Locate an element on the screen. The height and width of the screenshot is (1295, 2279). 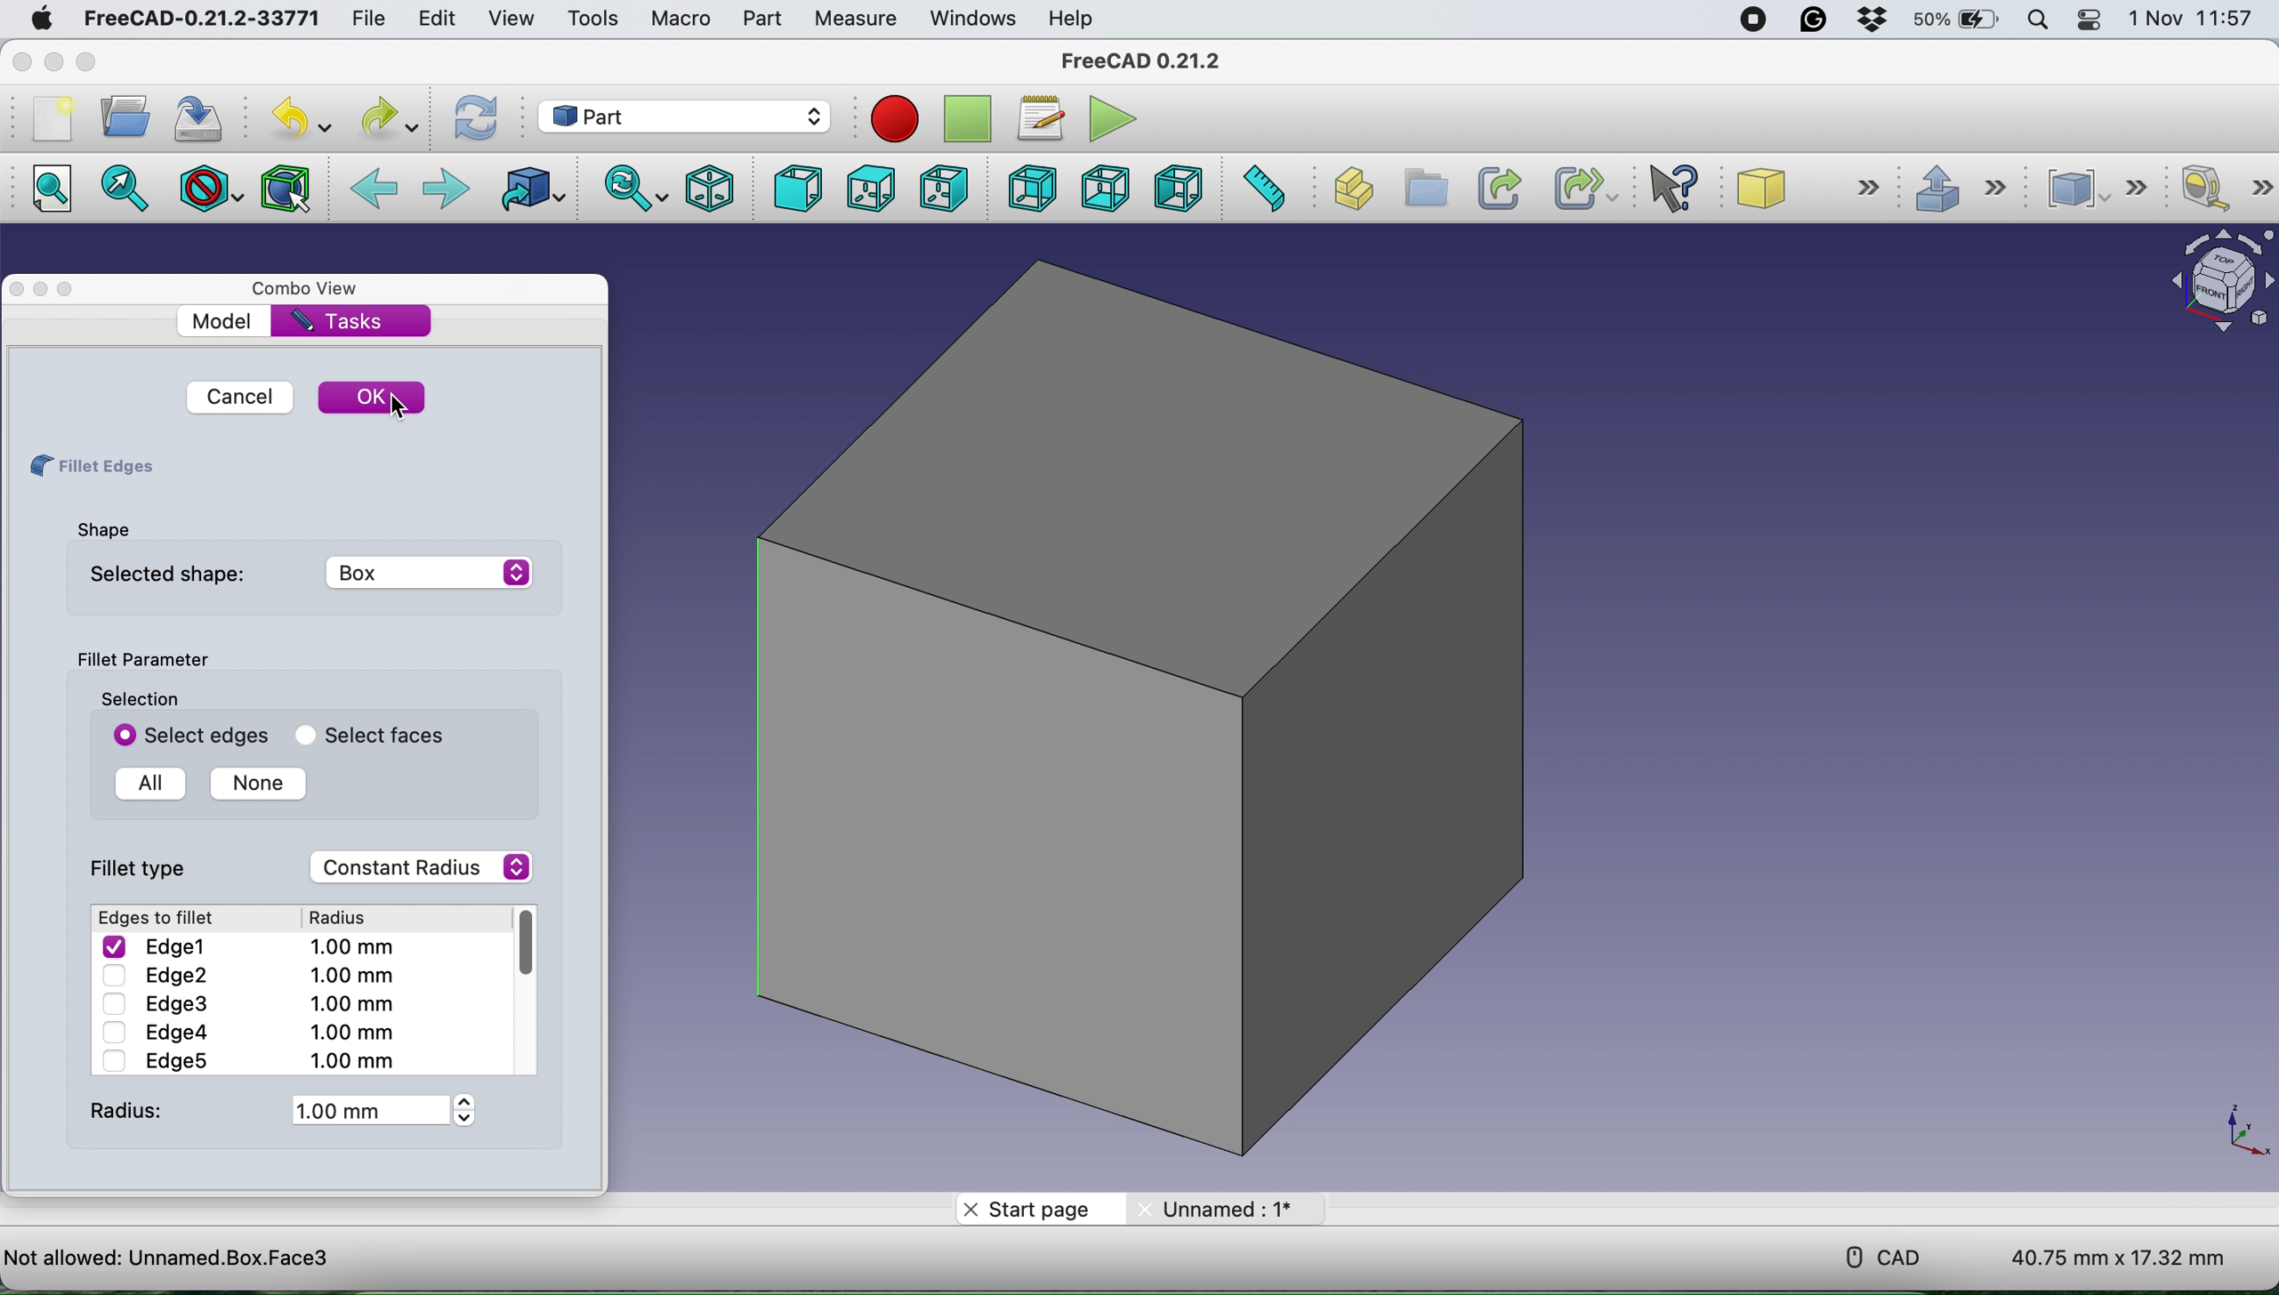
Edge5 is located at coordinates (246, 1060).